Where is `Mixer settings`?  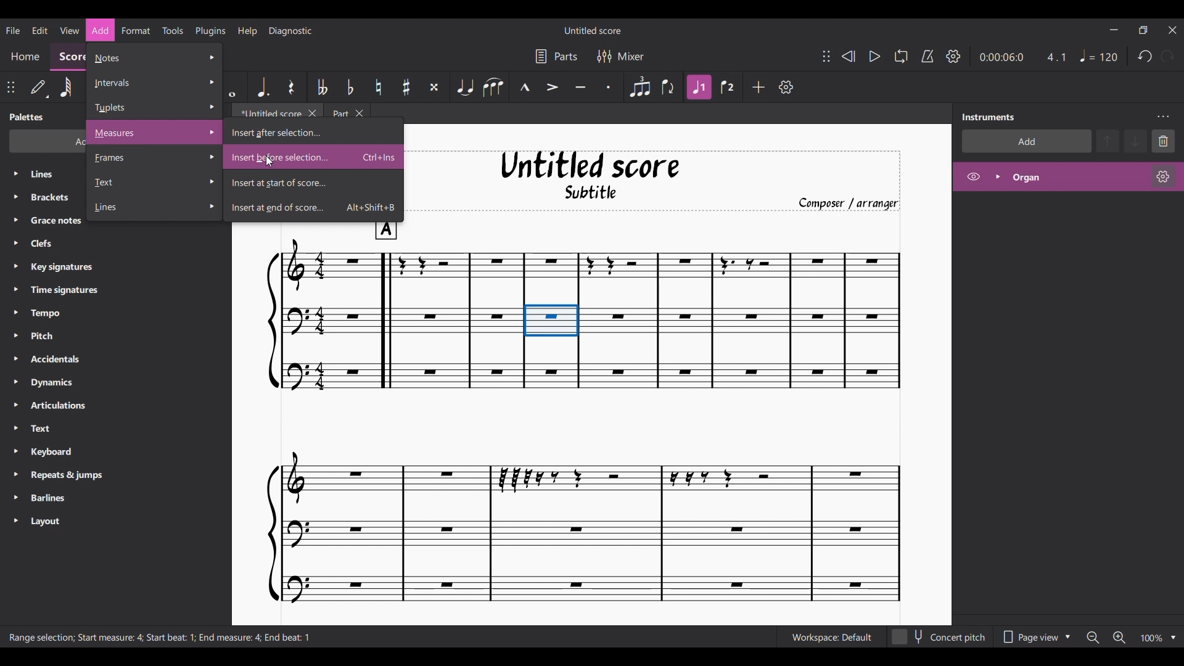 Mixer settings is located at coordinates (620, 57).